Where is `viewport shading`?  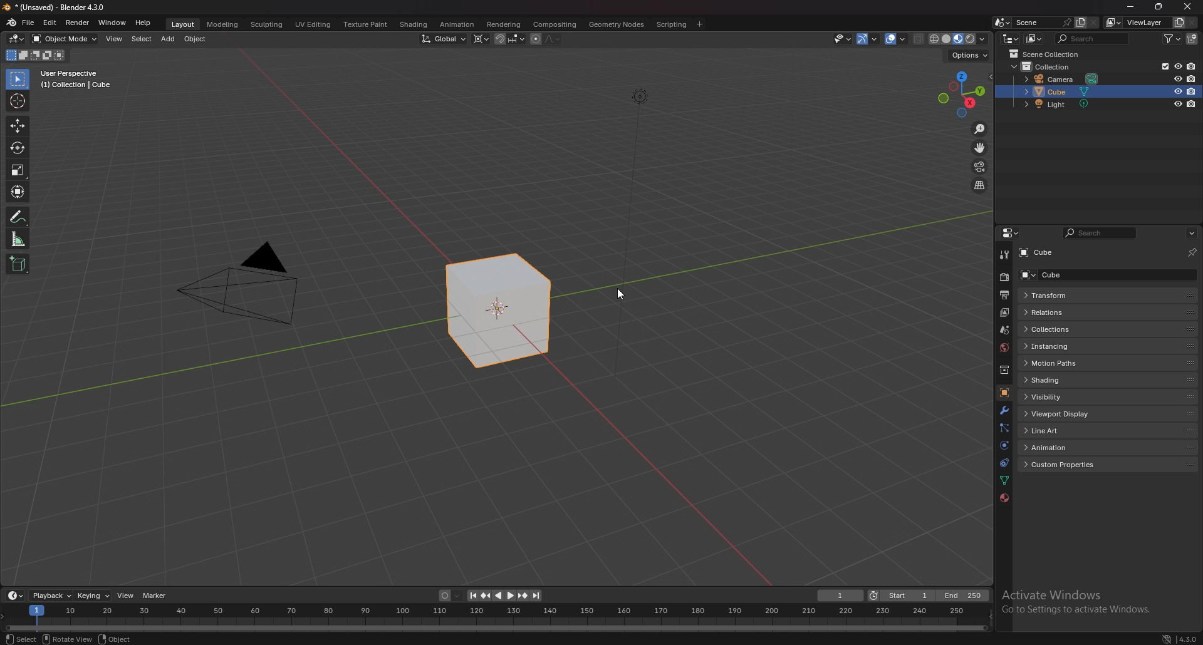 viewport shading is located at coordinates (959, 39).